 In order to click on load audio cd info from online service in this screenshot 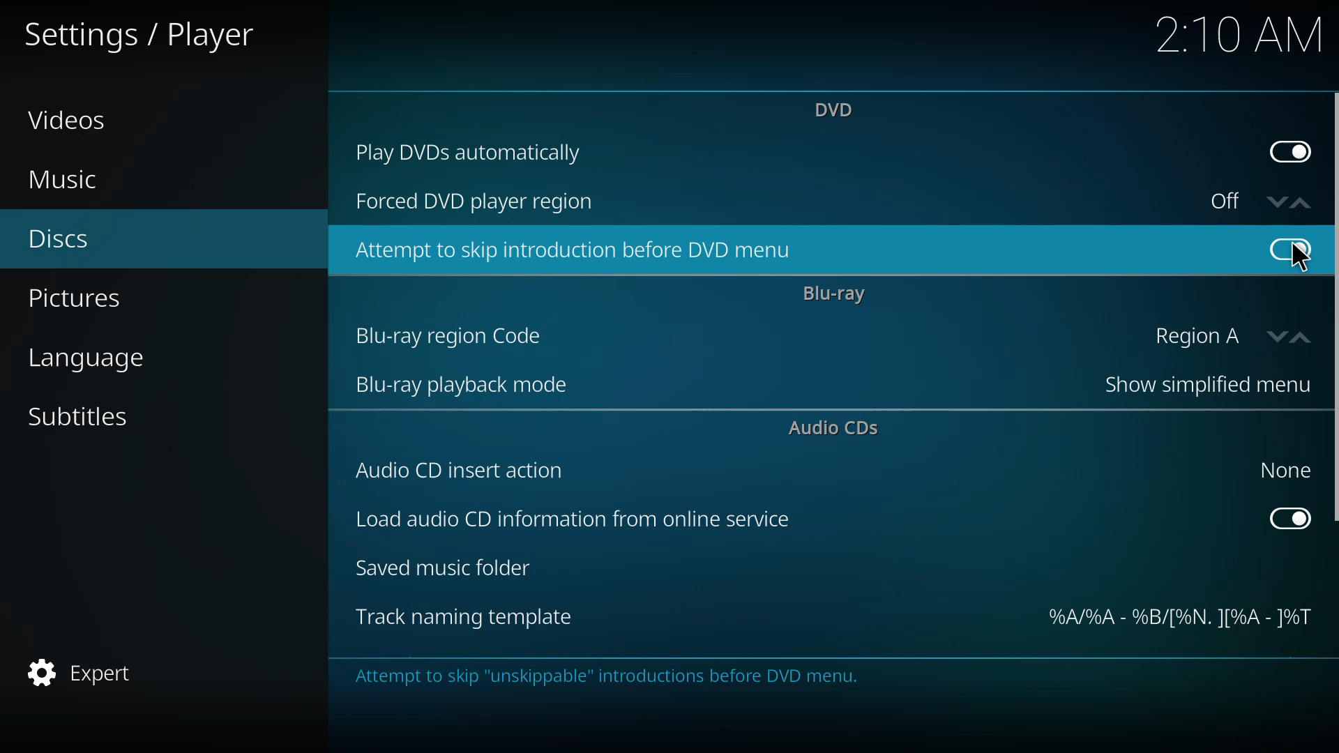, I will do `click(584, 522)`.